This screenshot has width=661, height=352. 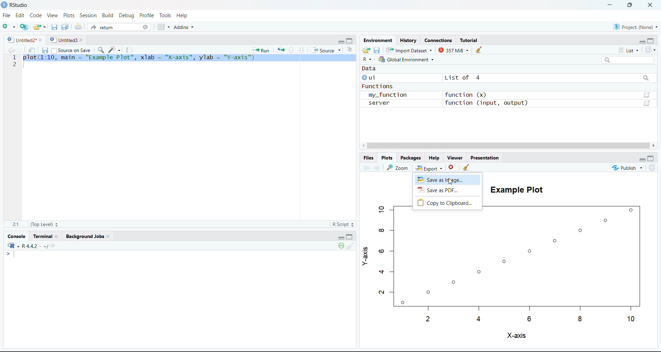 What do you see at coordinates (15, 224) in the screenshot?
I see `2:1` at bounding box center [15, 224].